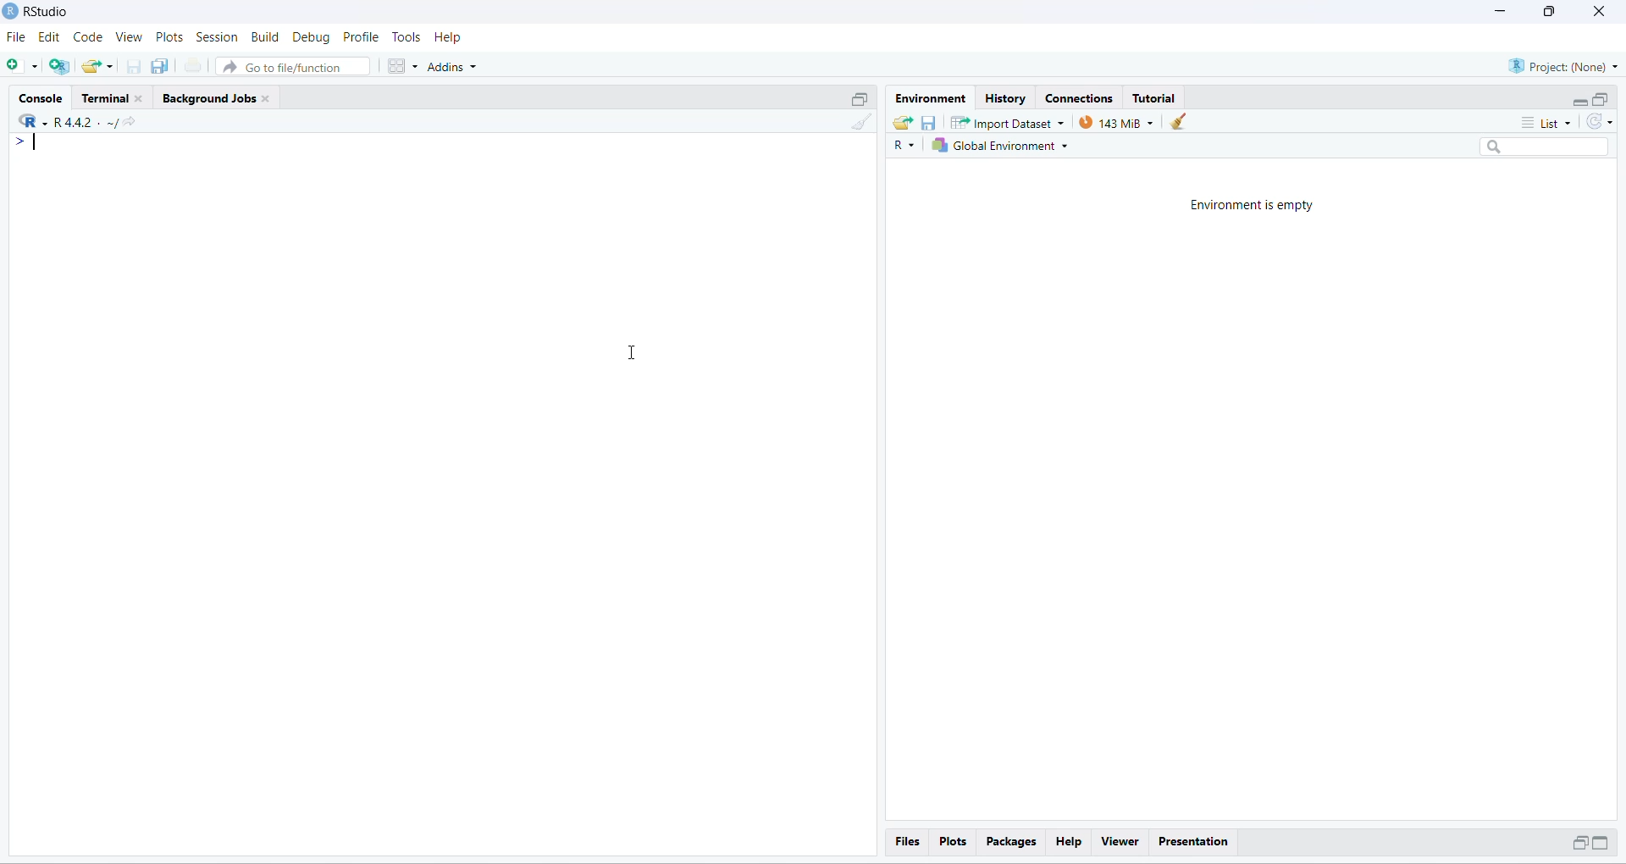  What do you see at coordinates (910, 841) in the screenshot?
I see `files` at bounding box center [910, 841].